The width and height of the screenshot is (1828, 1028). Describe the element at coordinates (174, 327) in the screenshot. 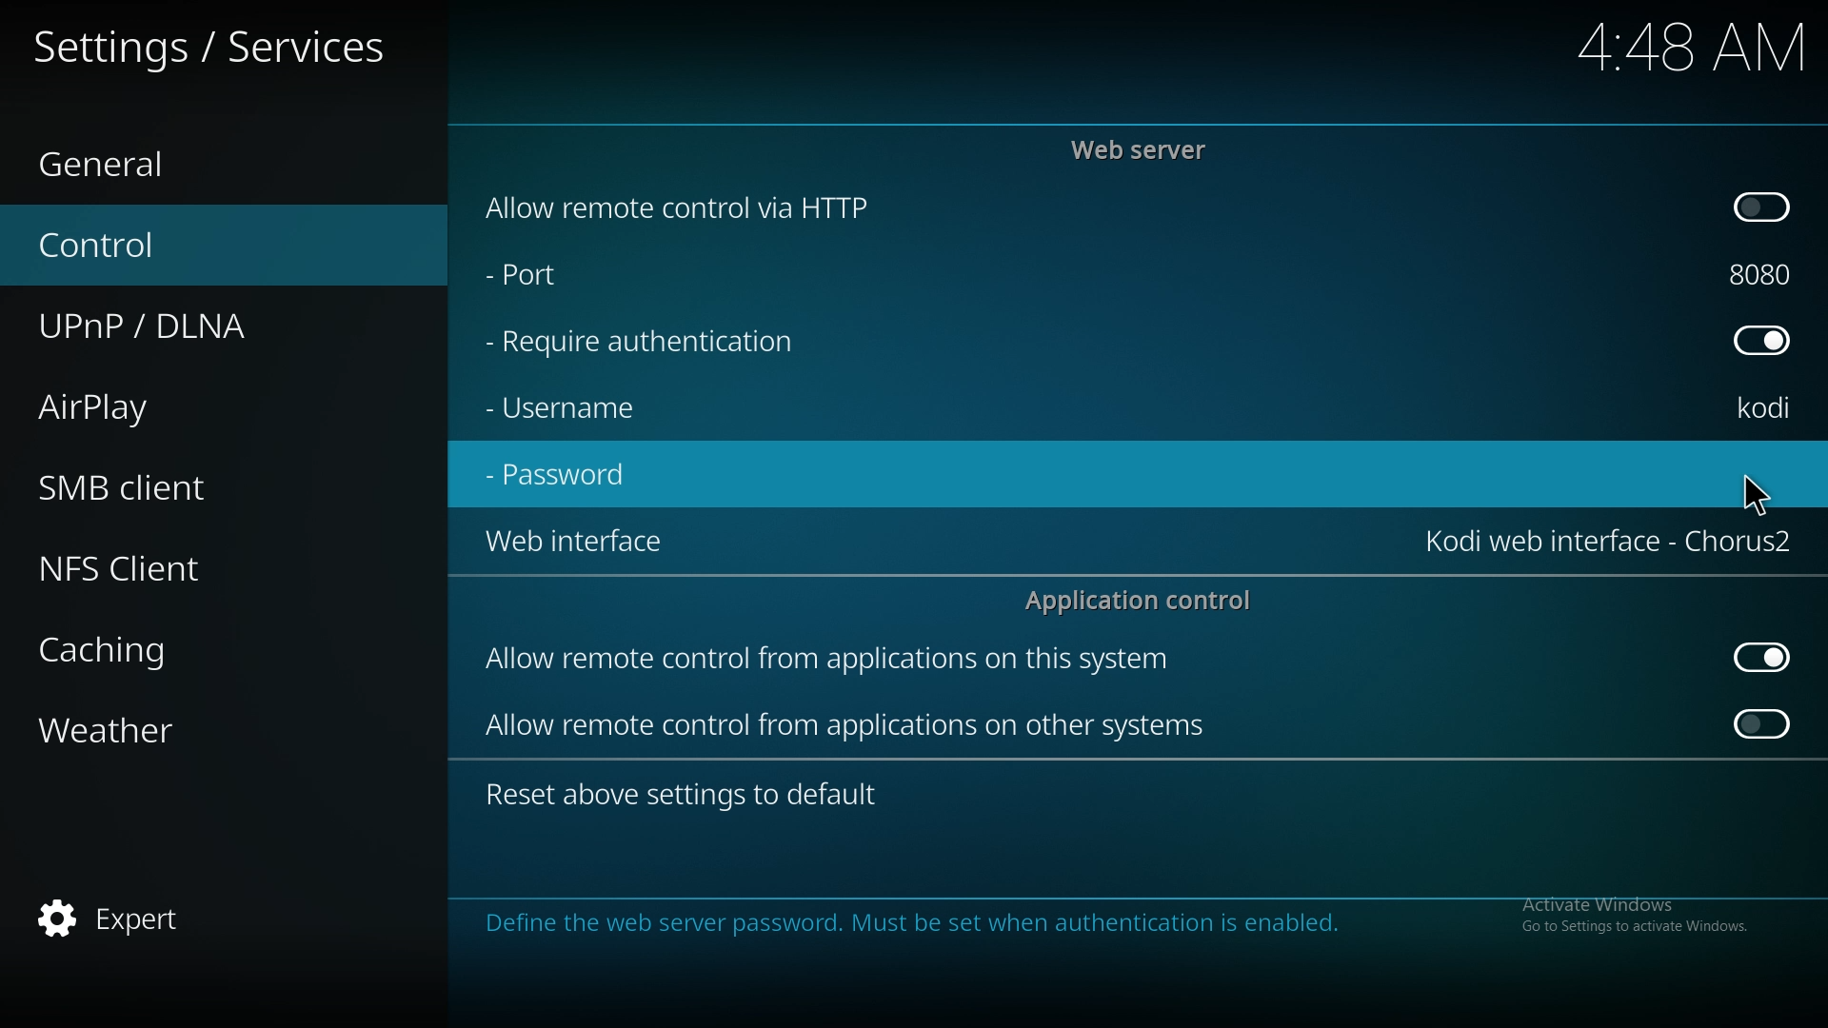

I see `upnp/dlna` at that location.